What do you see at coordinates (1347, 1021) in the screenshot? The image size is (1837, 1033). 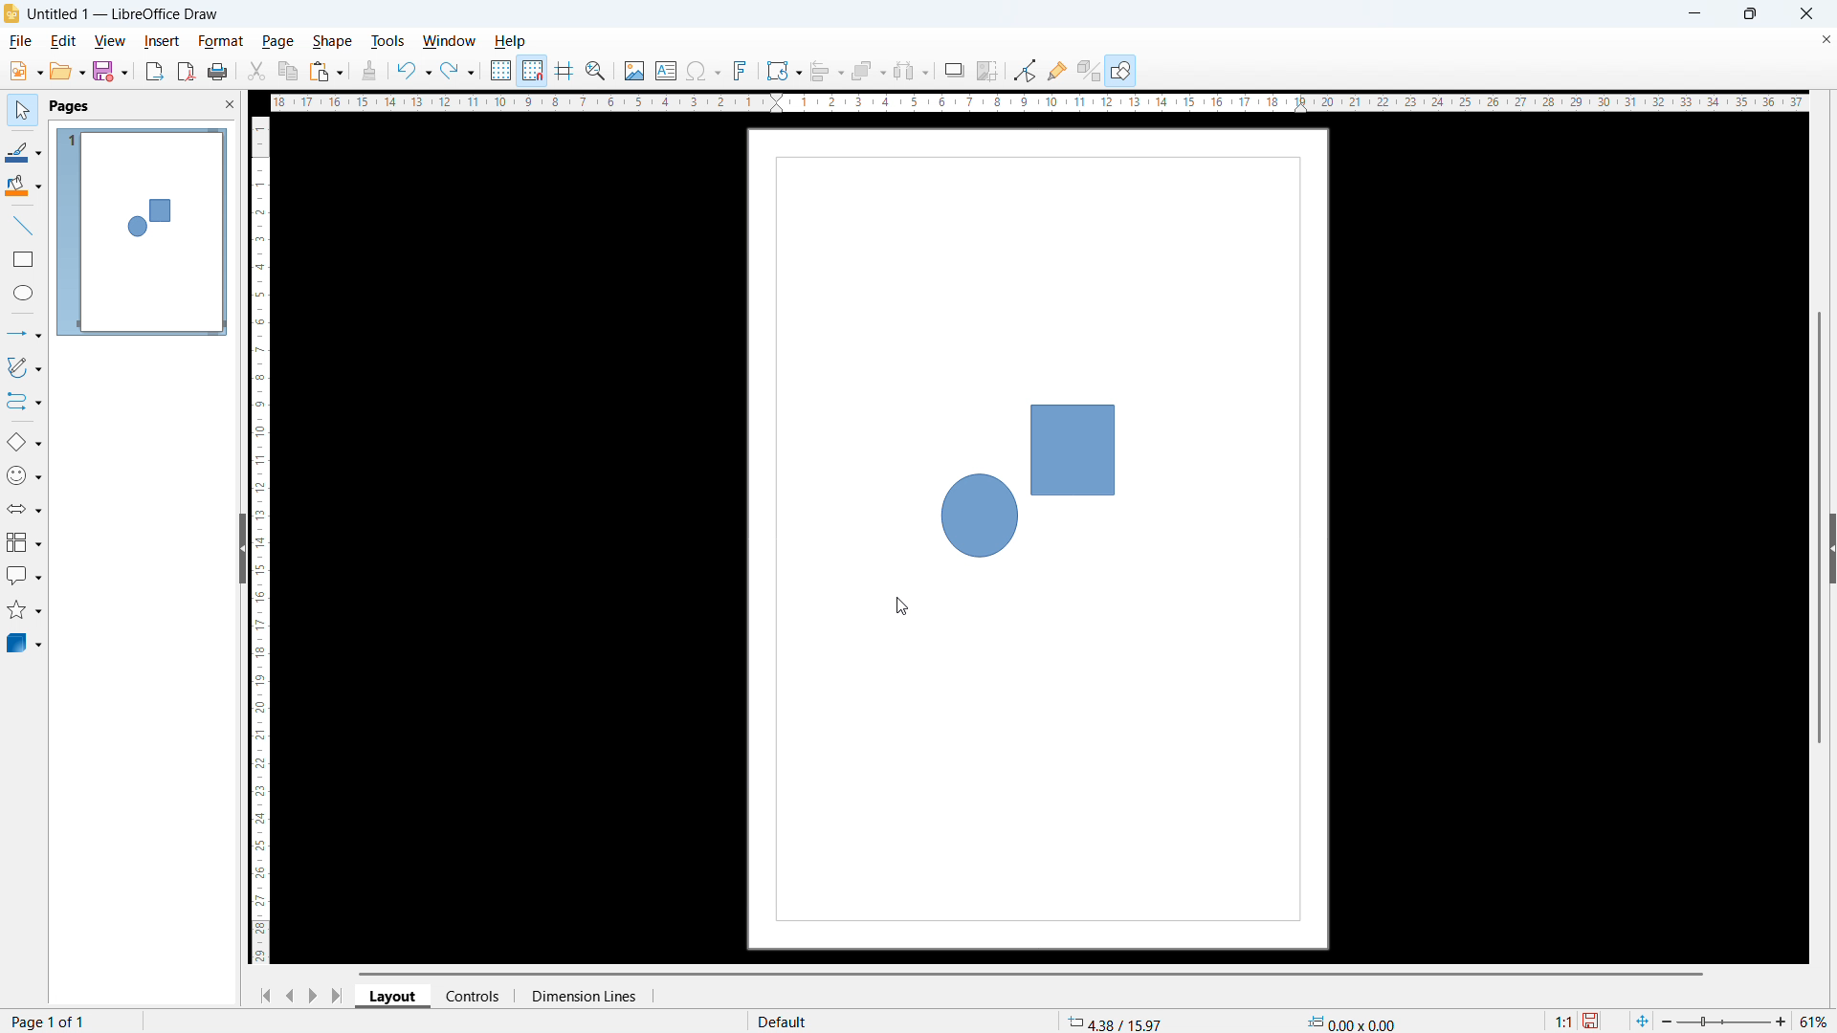 I see `object dimension` at bounding box center [1347, 1021].